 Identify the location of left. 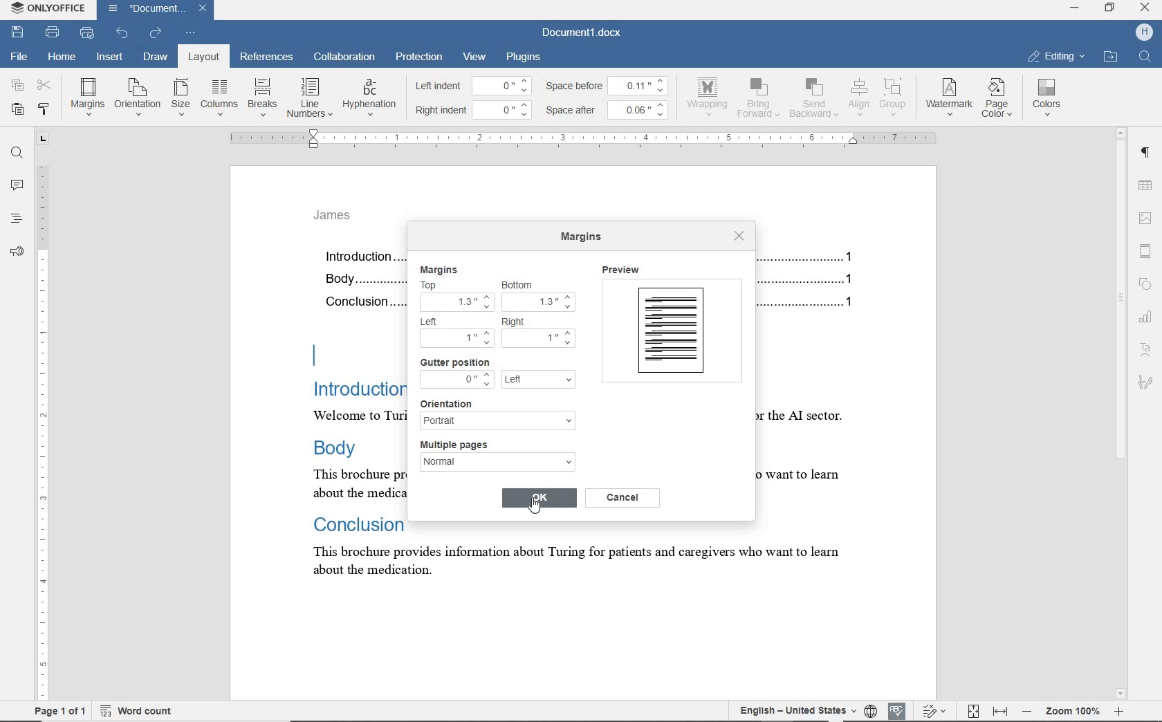
(538, 380).